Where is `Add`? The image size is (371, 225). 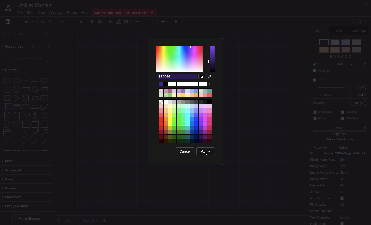
Add is located at coordinates (38, 46).